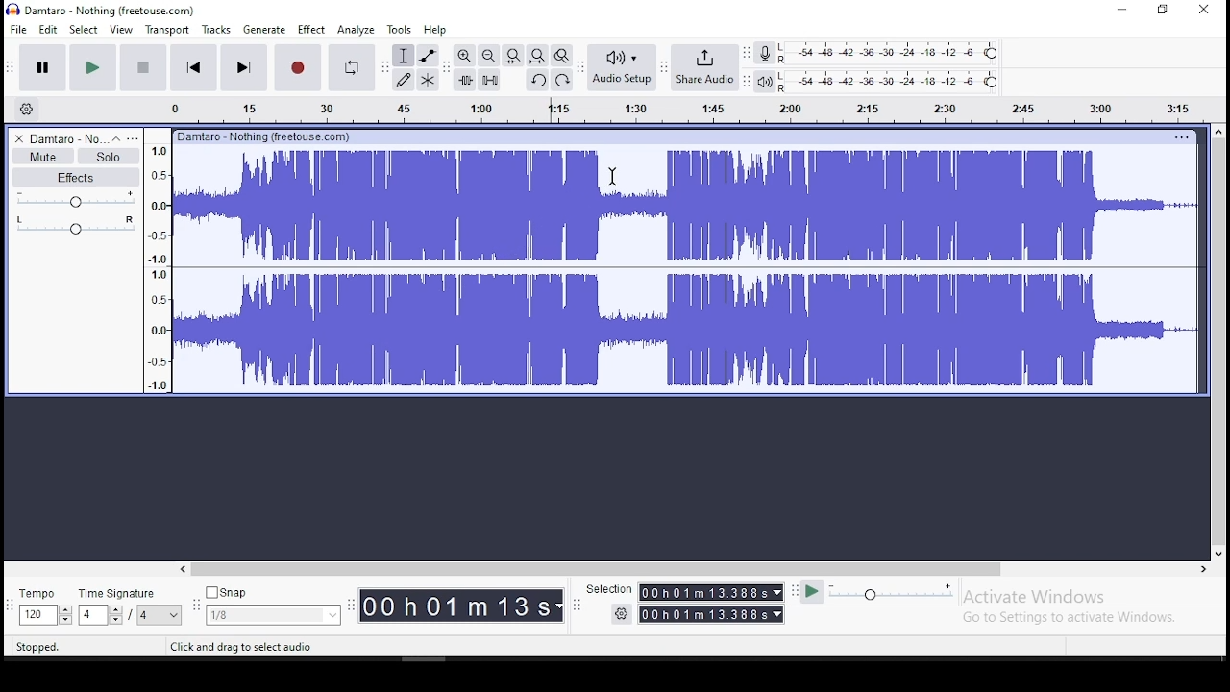  What do you see at coordinates (92, 67) in the screenshot?
I see `play` at bounding box center [92, 67].